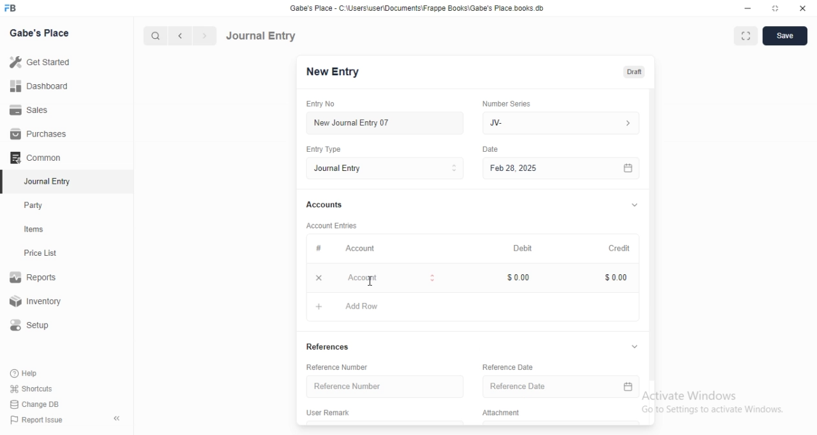  Describe the element at coordinates (38, 86) in the screenshot. I see `Dashboard` at that location.